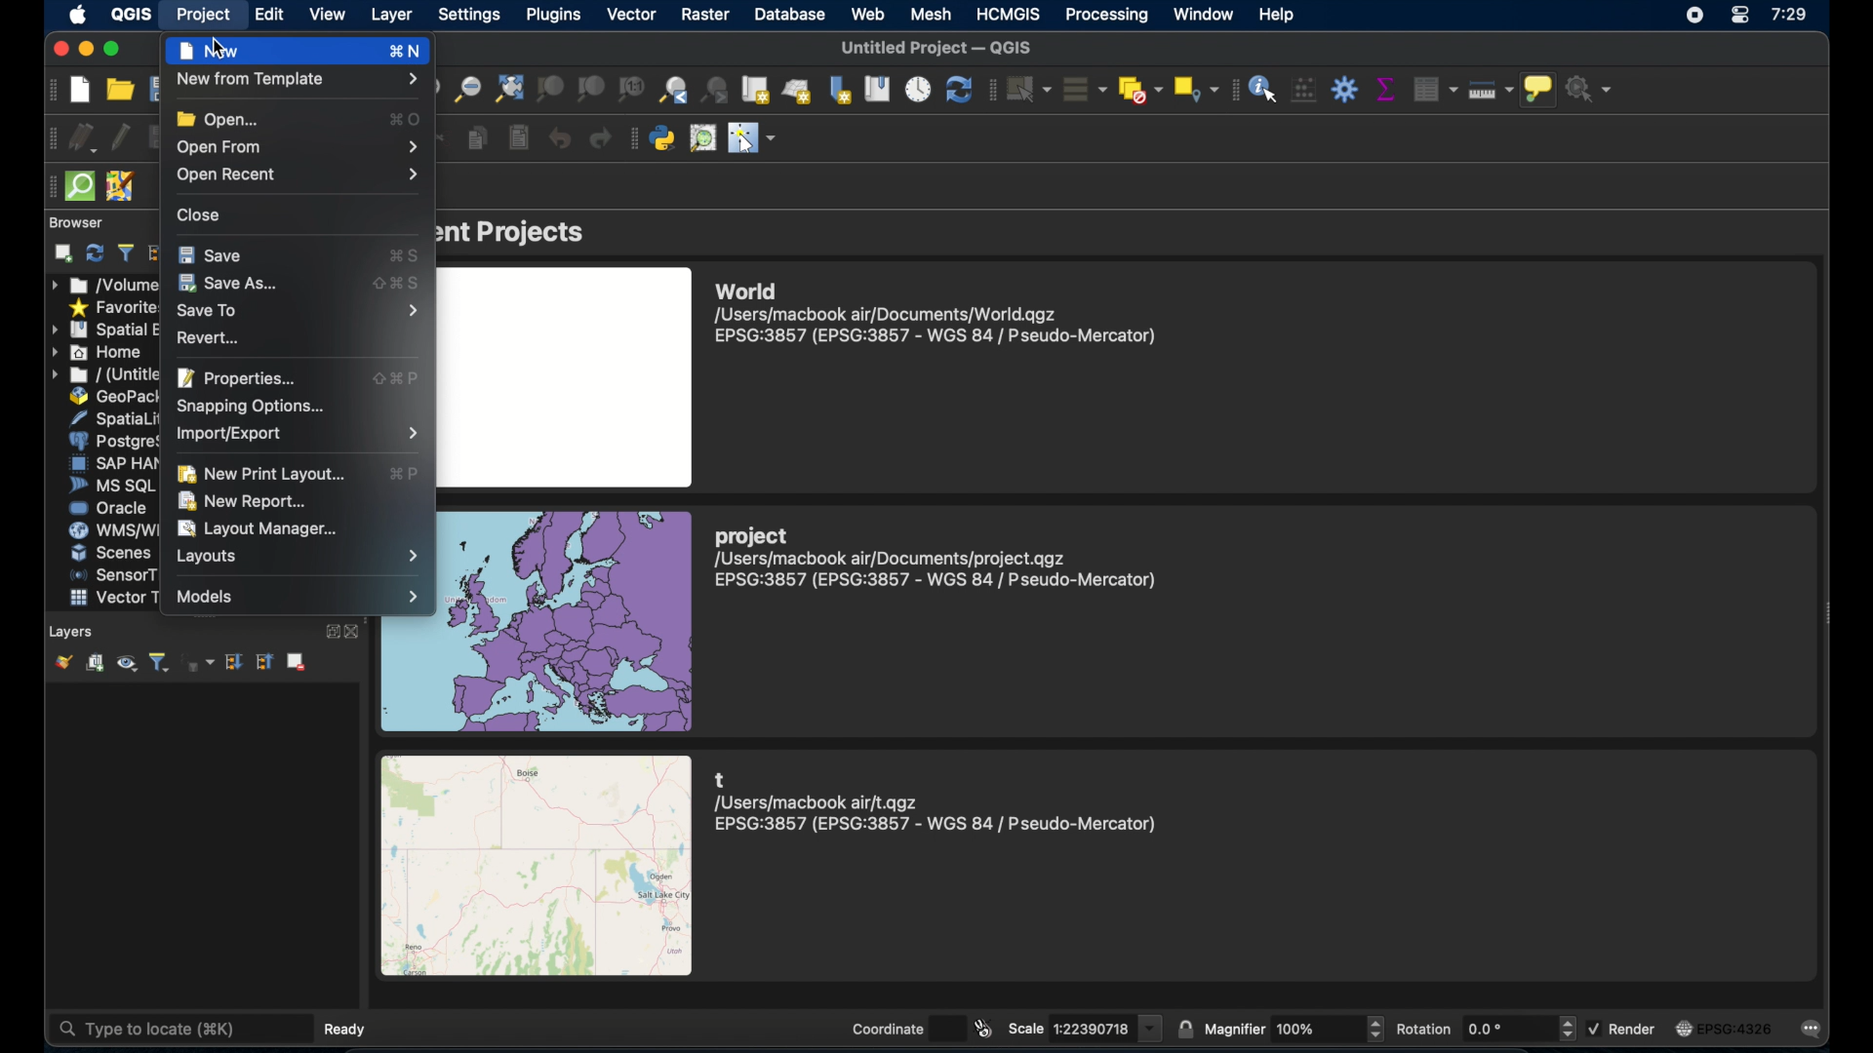 Image resolution: width=1873 pixels, height=1053 pixels. Describe the element at coordinates (198, 663) in the screenshot. I see `filter legend by expression` at that location.